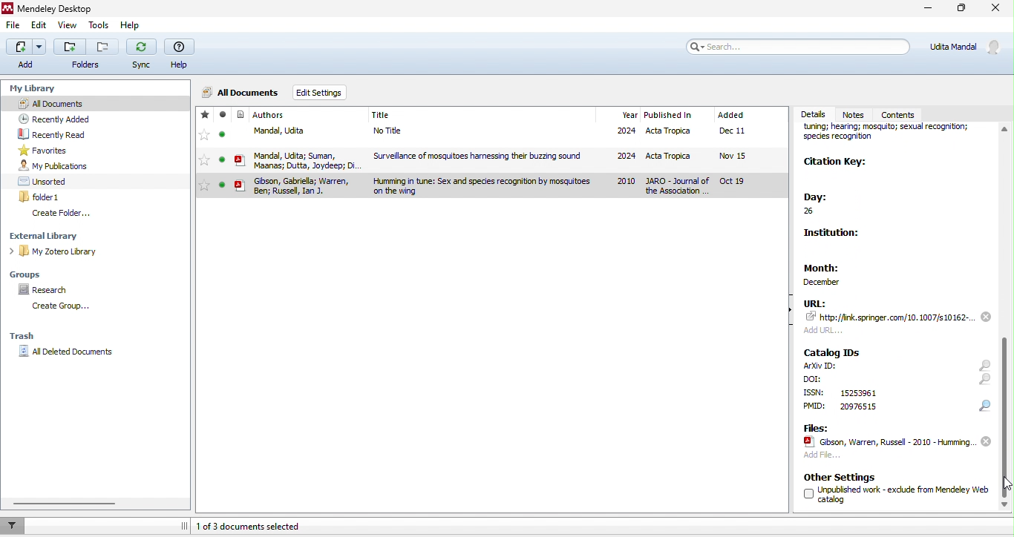  Describe the element at coordinates (815, 406) in the screenshot. I see `text` at that location.